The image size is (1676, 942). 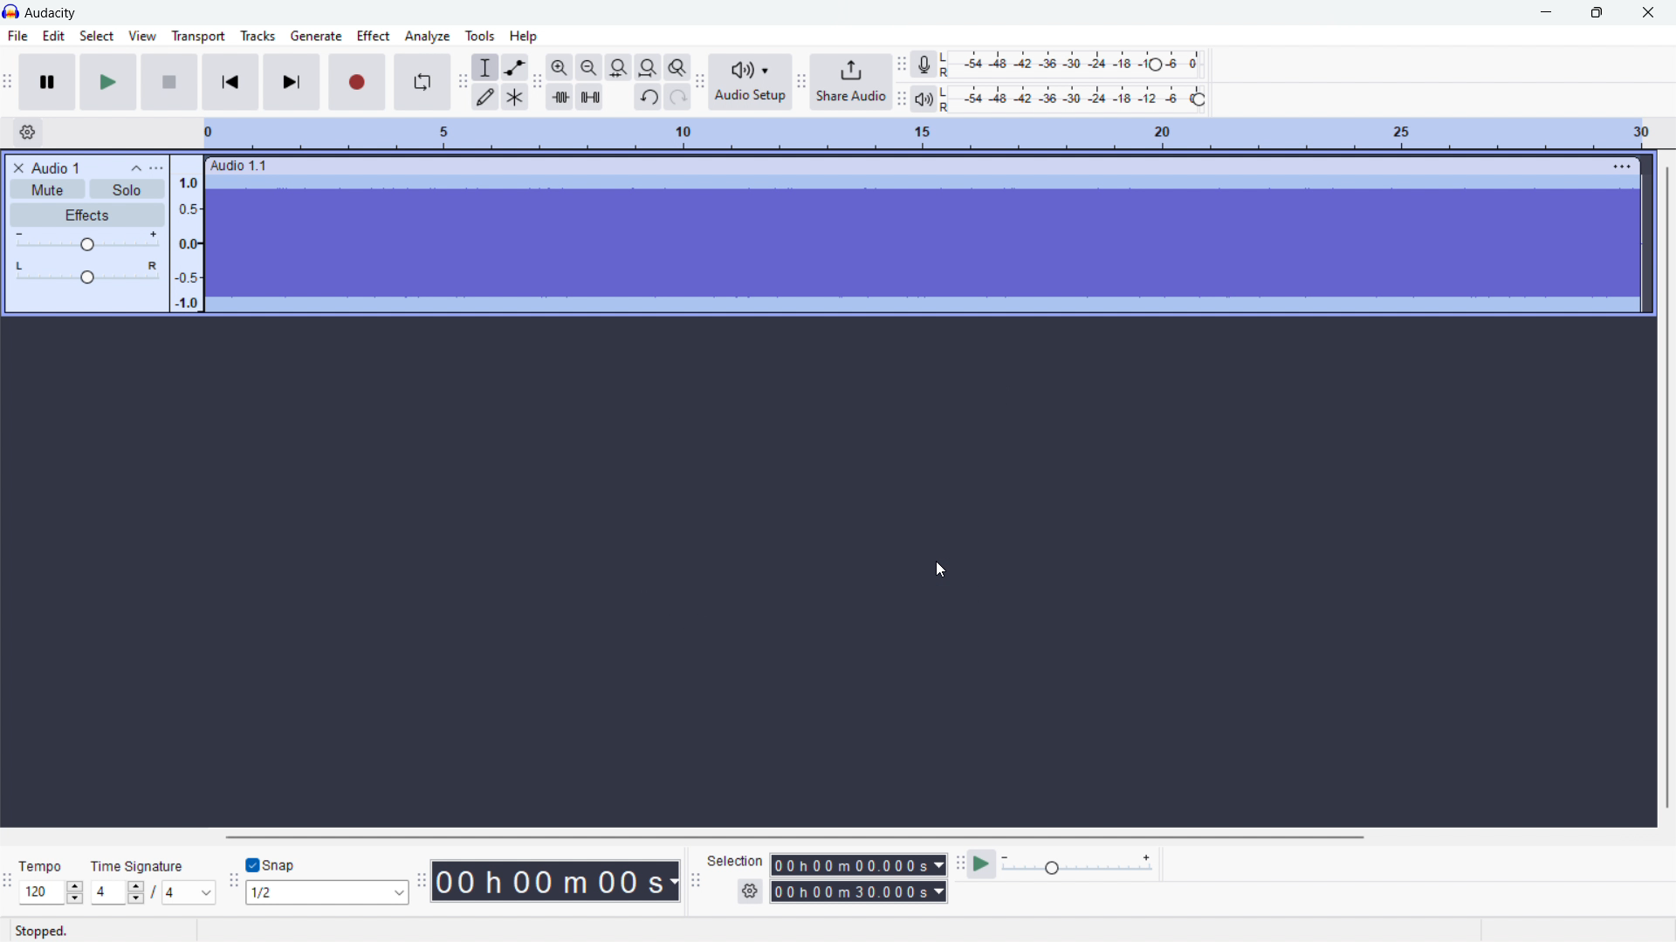 I want to click on zoom out, so click(x=588, y=67).